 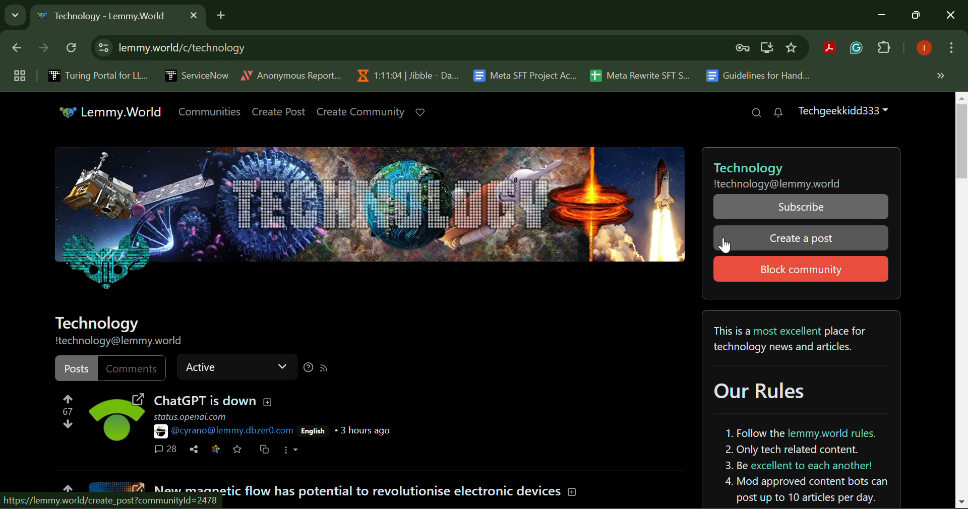 What do you see at coordinates (112, 113) in the screenshot?
I see `Lemmy.World` at bounding box center [112, 113].